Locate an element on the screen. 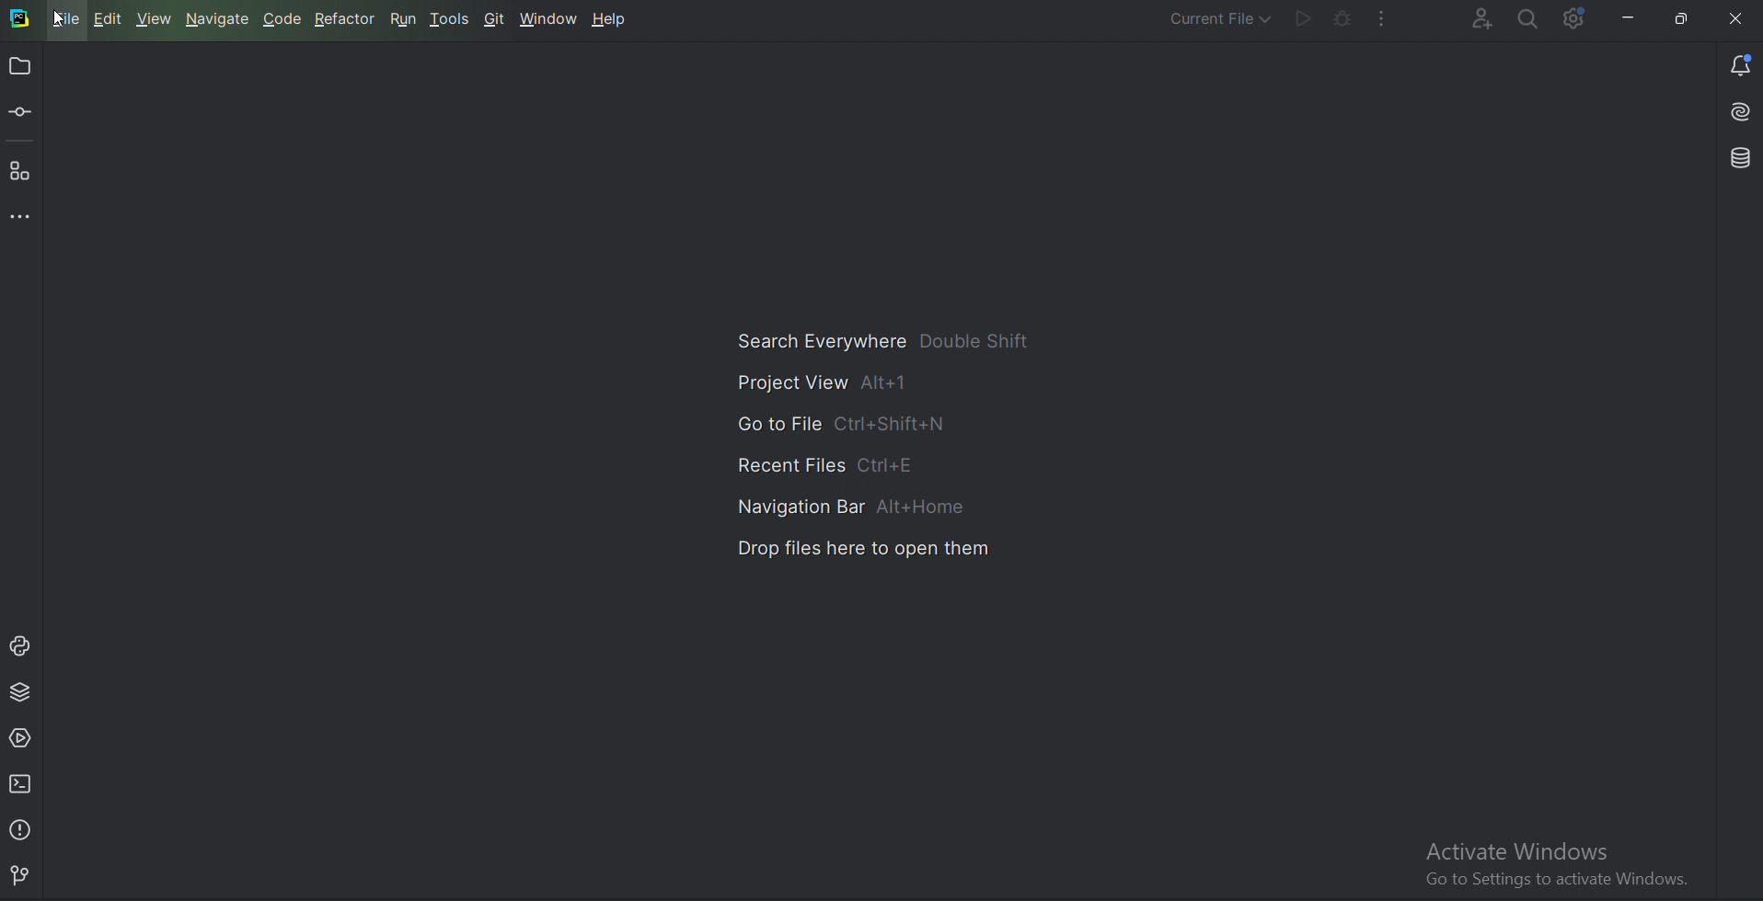 Image resolution: width=1763 pixels, height=901 pixels. Recent Files Ctrl+E is located at coordinates (834, 464).